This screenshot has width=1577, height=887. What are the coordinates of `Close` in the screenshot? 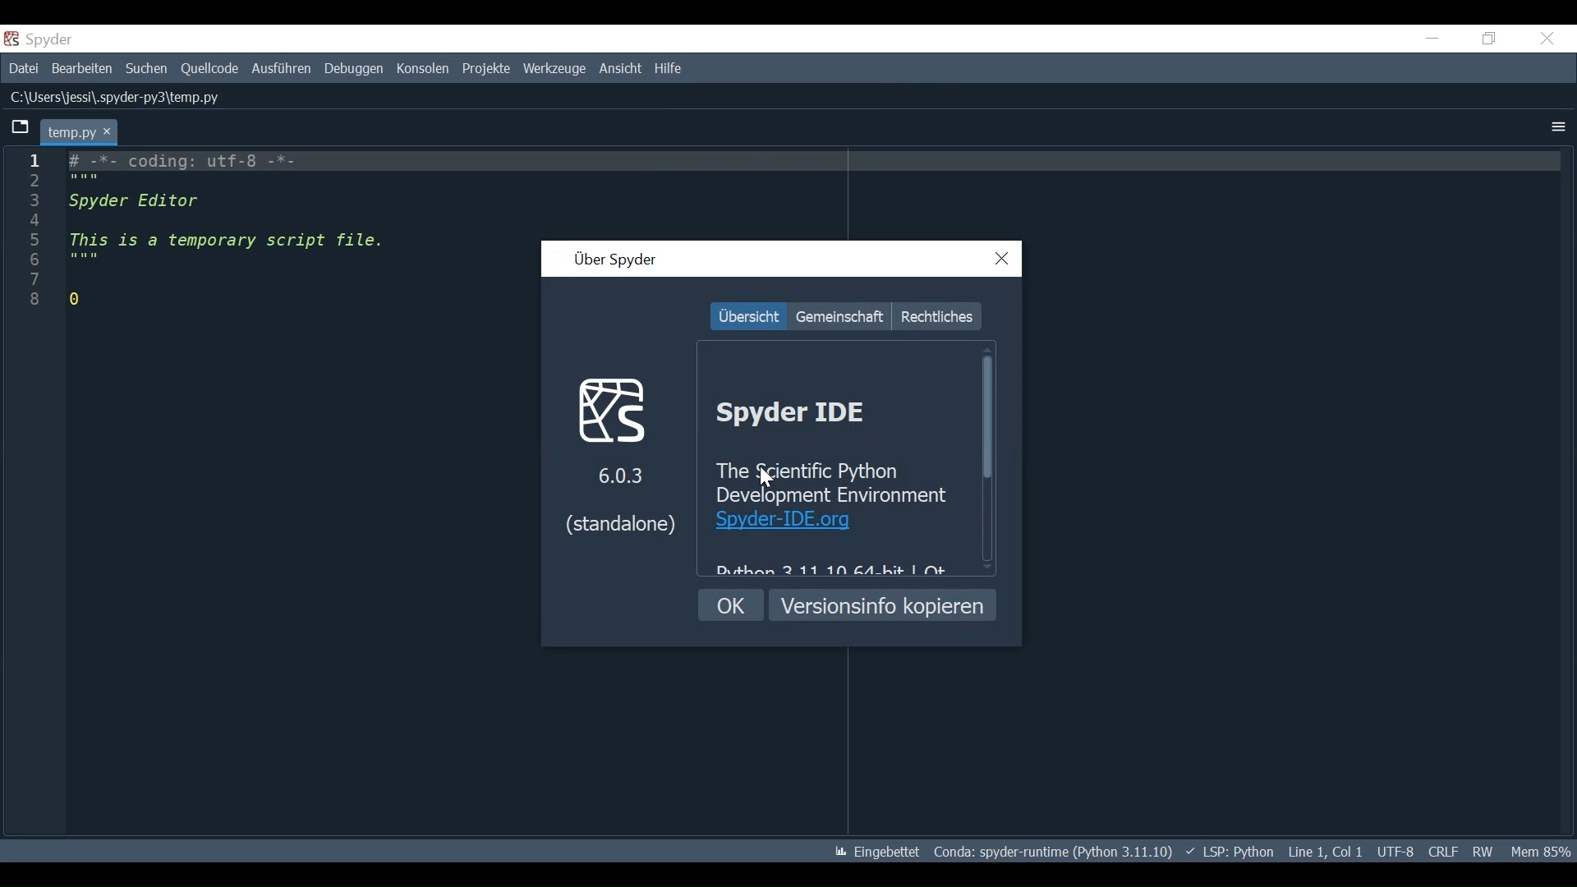 It's located at (1546, 40).